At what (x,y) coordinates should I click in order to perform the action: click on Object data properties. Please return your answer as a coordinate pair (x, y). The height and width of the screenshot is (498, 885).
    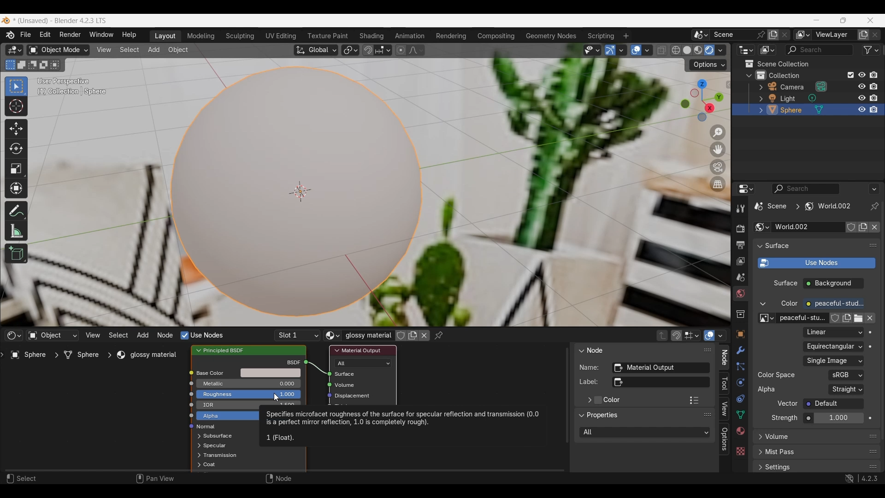
    Looking at the image, I should click on (740, 415).